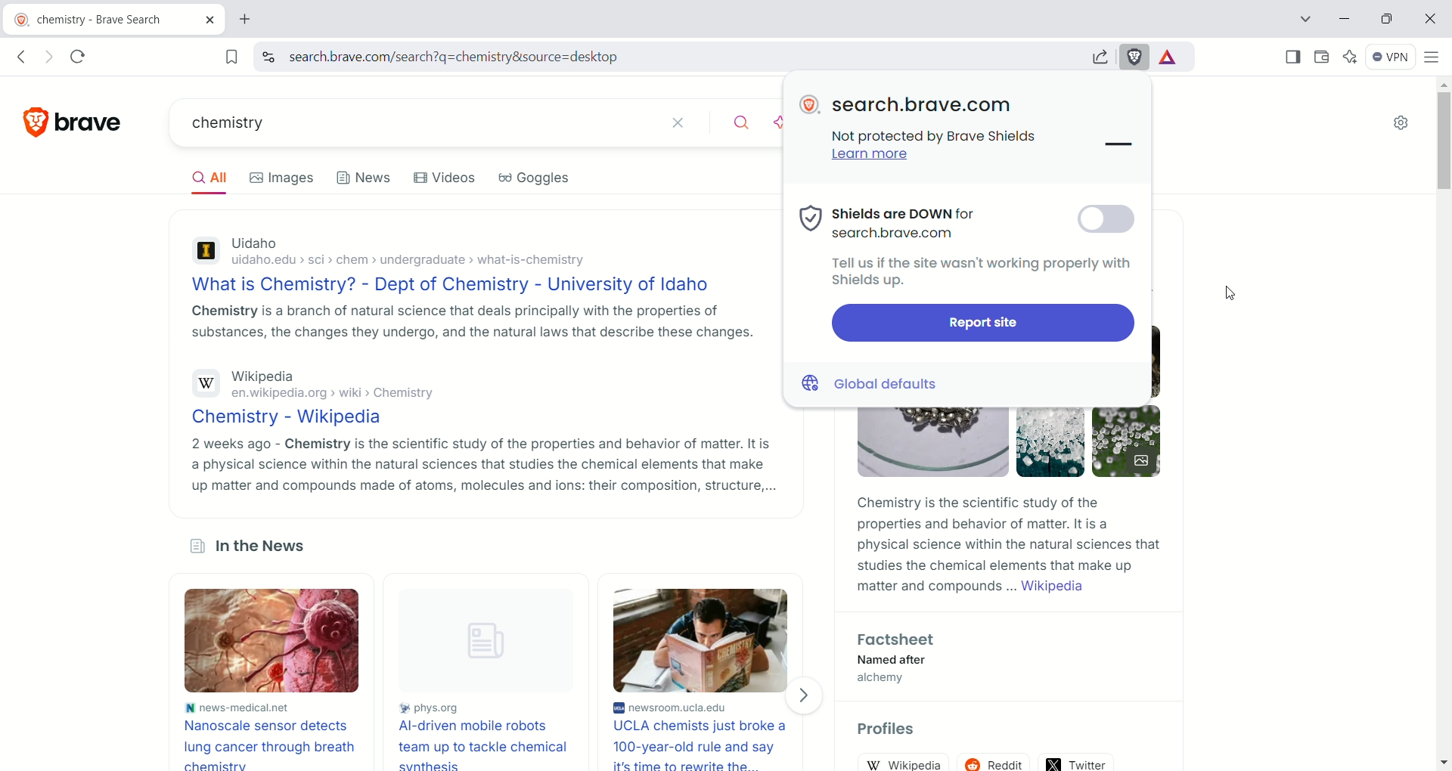  What do you see at coordinates (480, 710) in the screenshot?
I see `phys.org` at bounding box center [480, 710].